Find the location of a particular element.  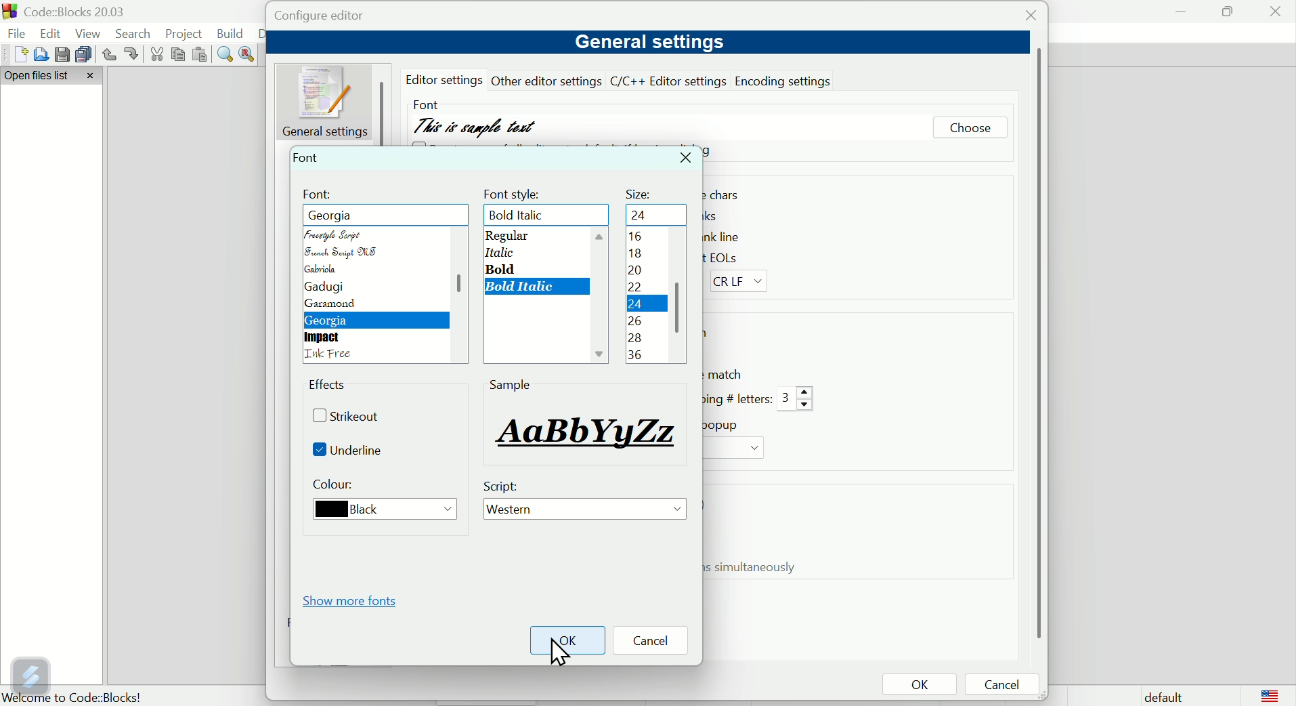

Open file list is located at coordinates (53, 77).